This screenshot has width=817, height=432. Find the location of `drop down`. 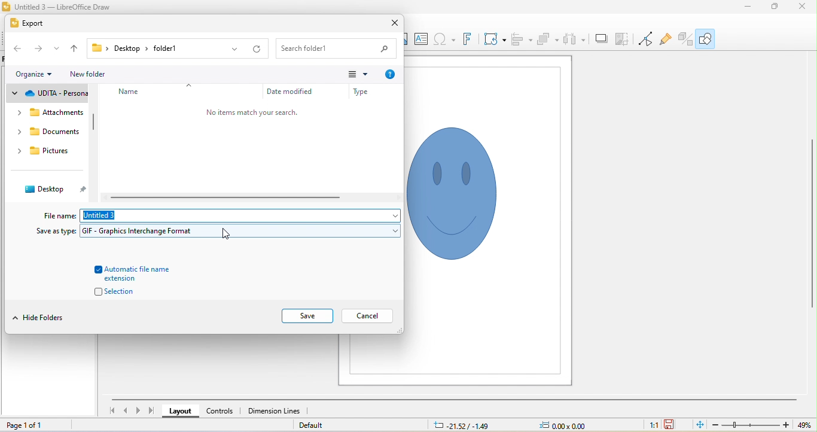

drop down is located at coordinates (21, 151).